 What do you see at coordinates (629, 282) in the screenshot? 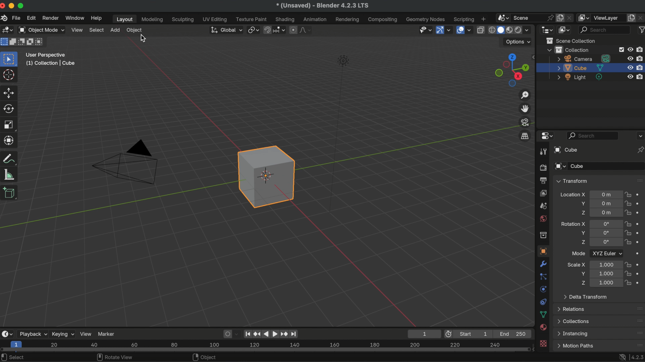
I see `lock scale` at bounding box center [629, 282].